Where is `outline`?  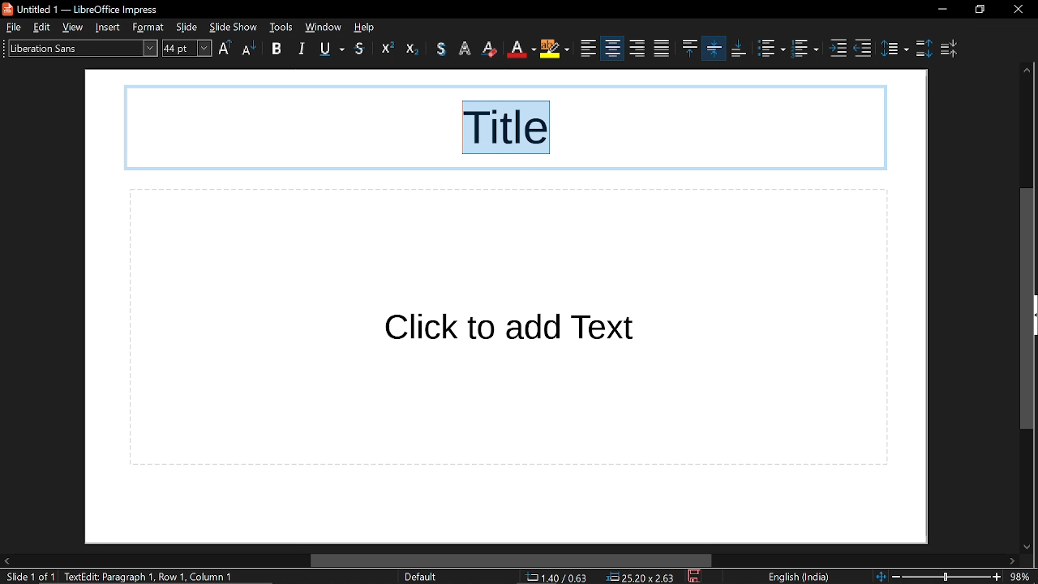
outline is located at coordinates (443, 49).